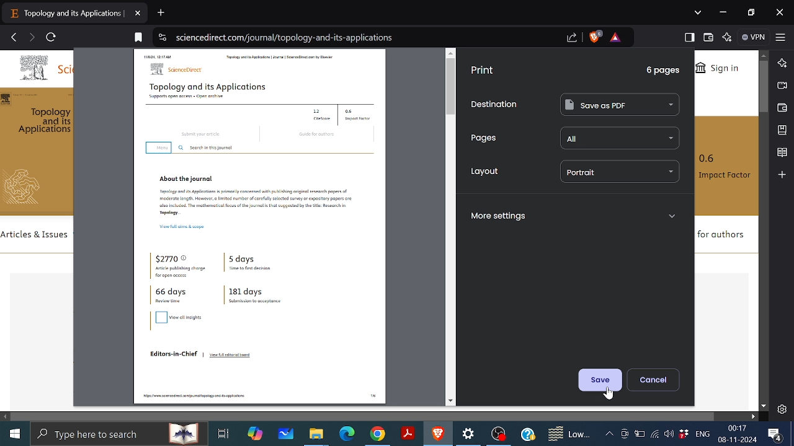 The height and width of the screenshot is (446, 794). Describe the element at coordinates (215, 149) in the screenshot. I see `Search in this journal` at that location.